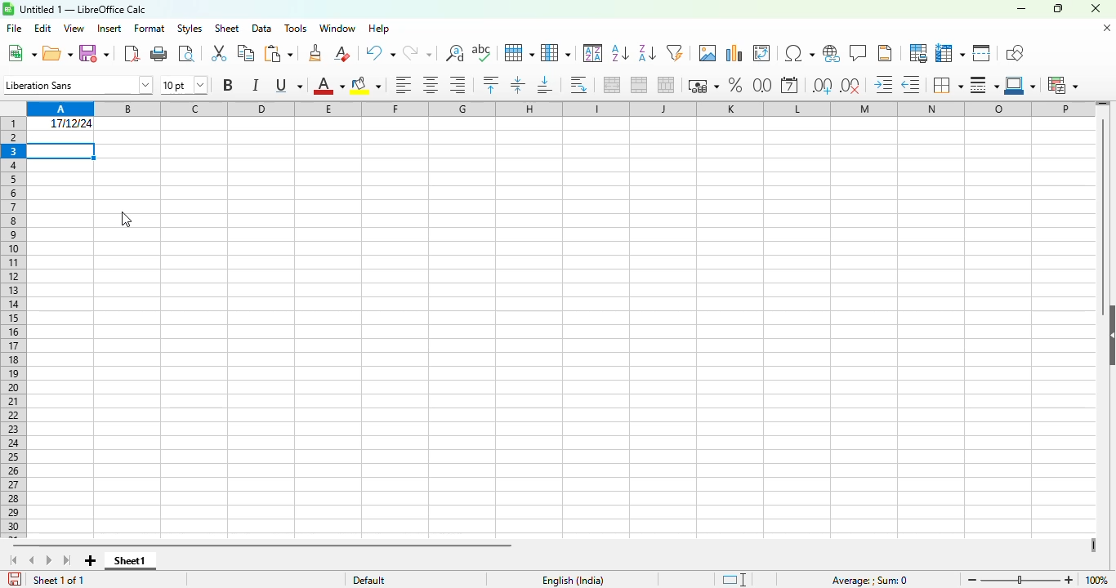 This screenshot has height=588, width=1116. I want to click on border style, so click(984, 86).